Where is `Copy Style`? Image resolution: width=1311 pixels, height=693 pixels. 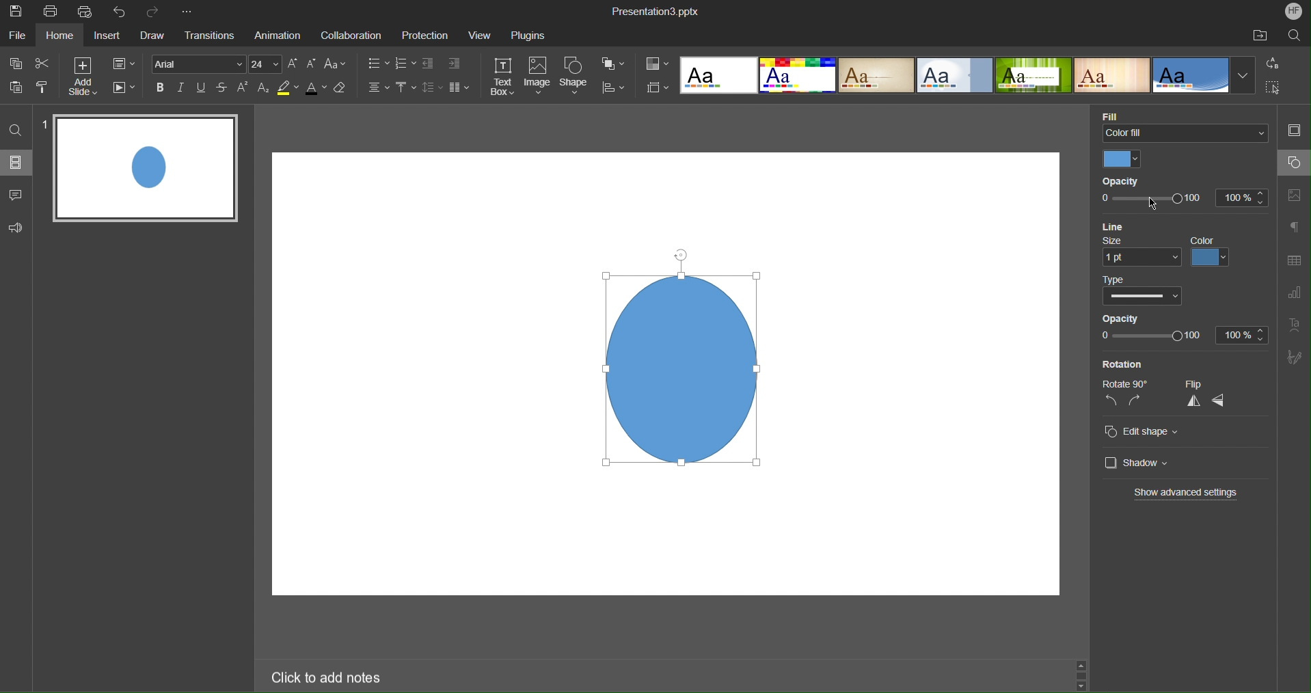
Copy Style is located at coordinates (43, 87).